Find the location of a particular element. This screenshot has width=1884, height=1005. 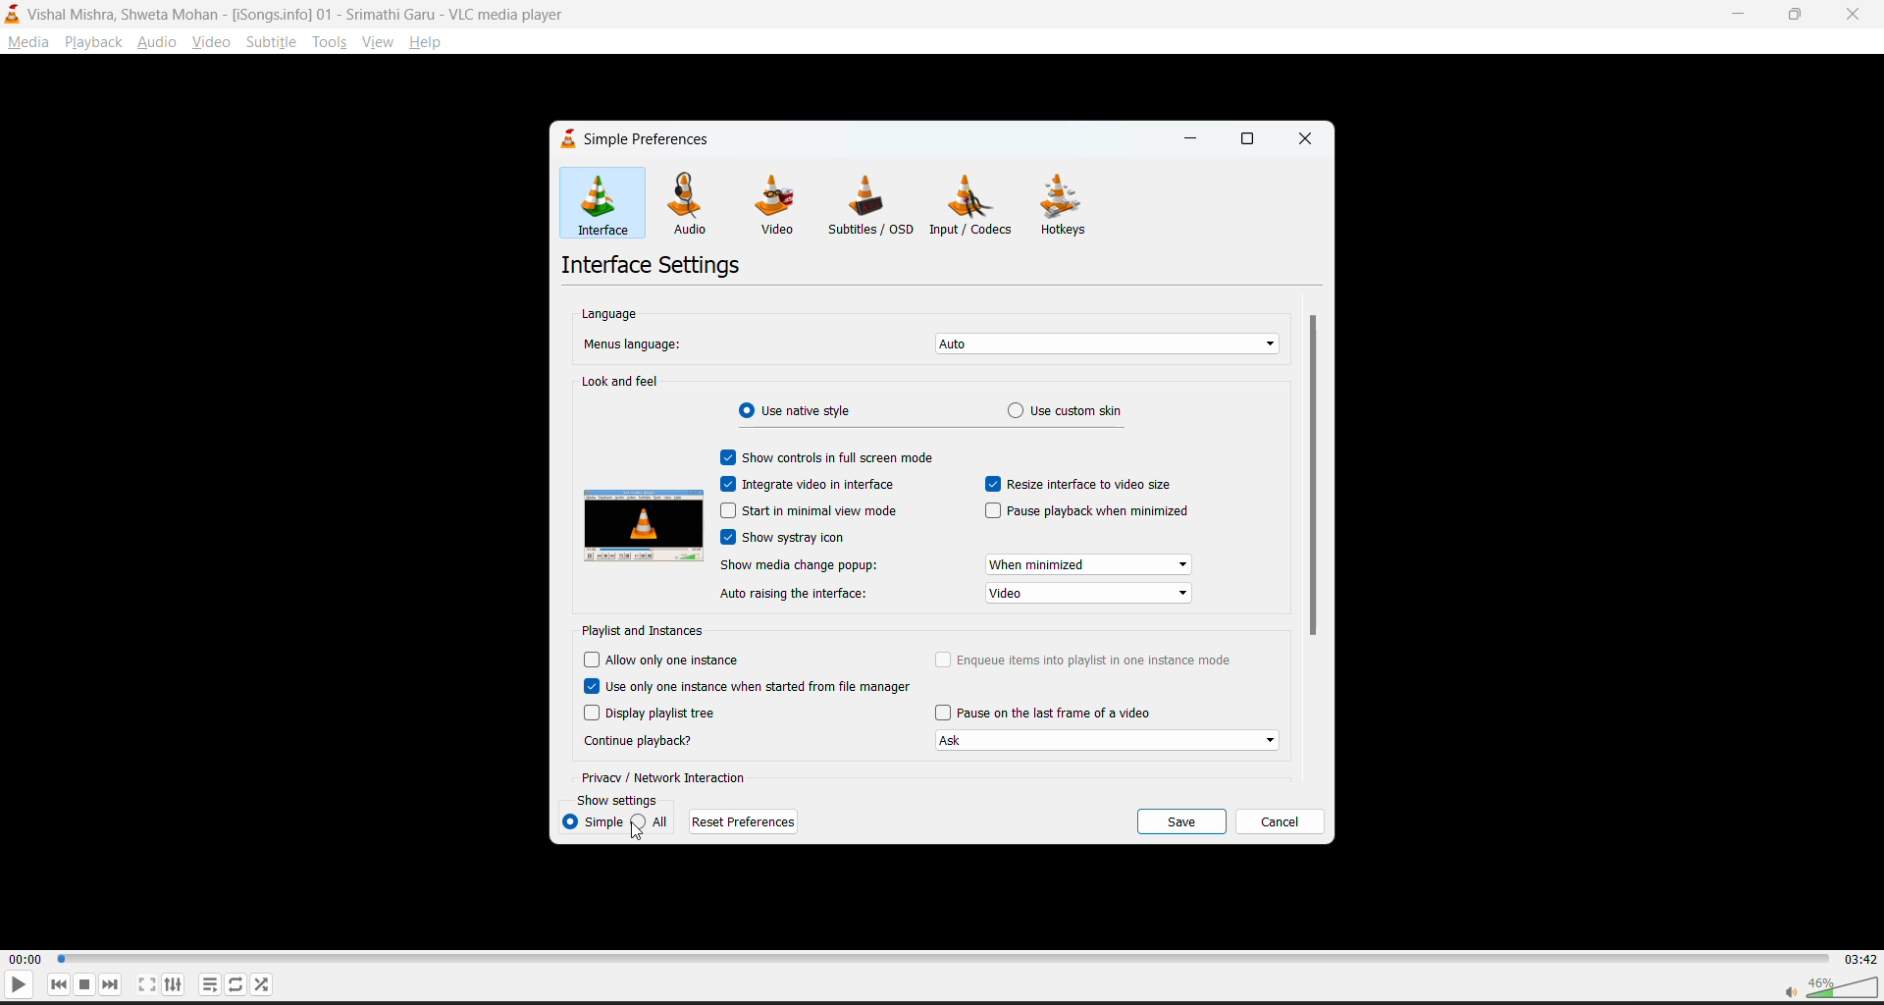

loop is located at coordinates (230, 980).